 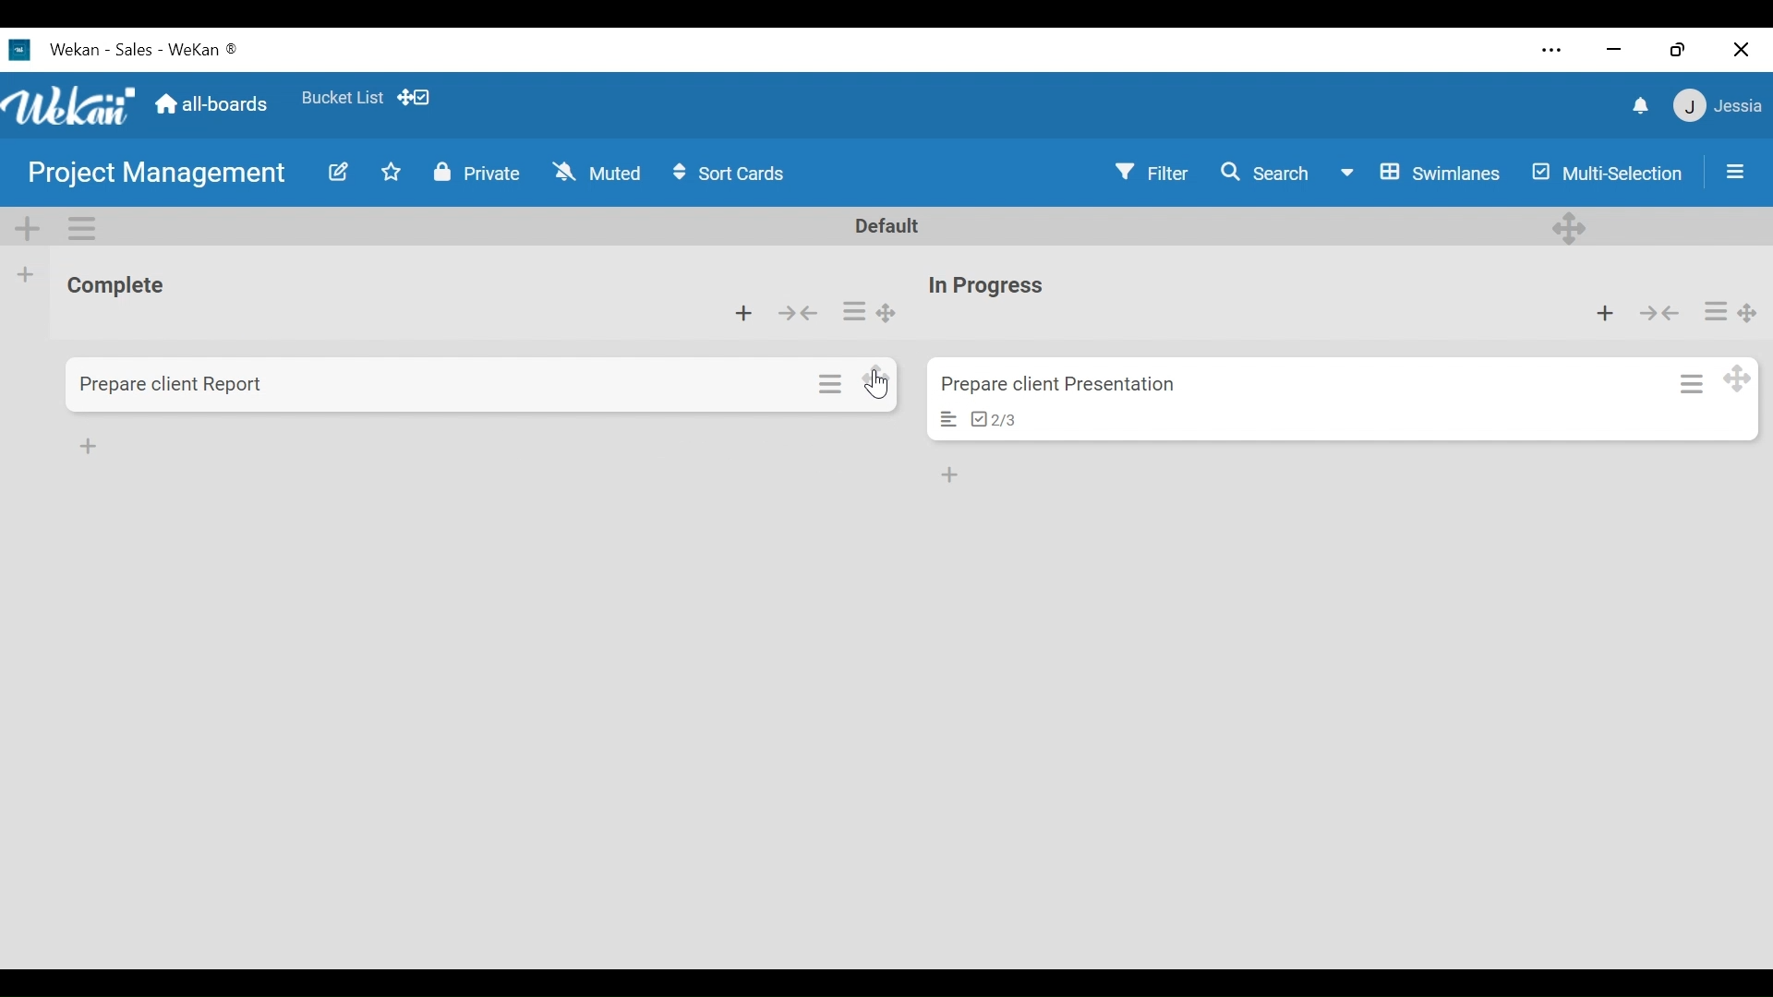 I want to click on jessie, so click(x=1717, y=106).